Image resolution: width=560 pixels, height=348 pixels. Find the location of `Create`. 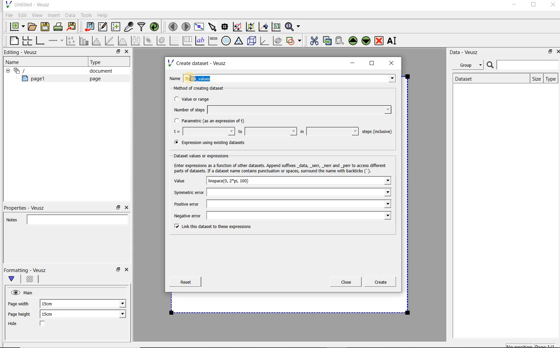

Create is located at coordinates (378, 283).